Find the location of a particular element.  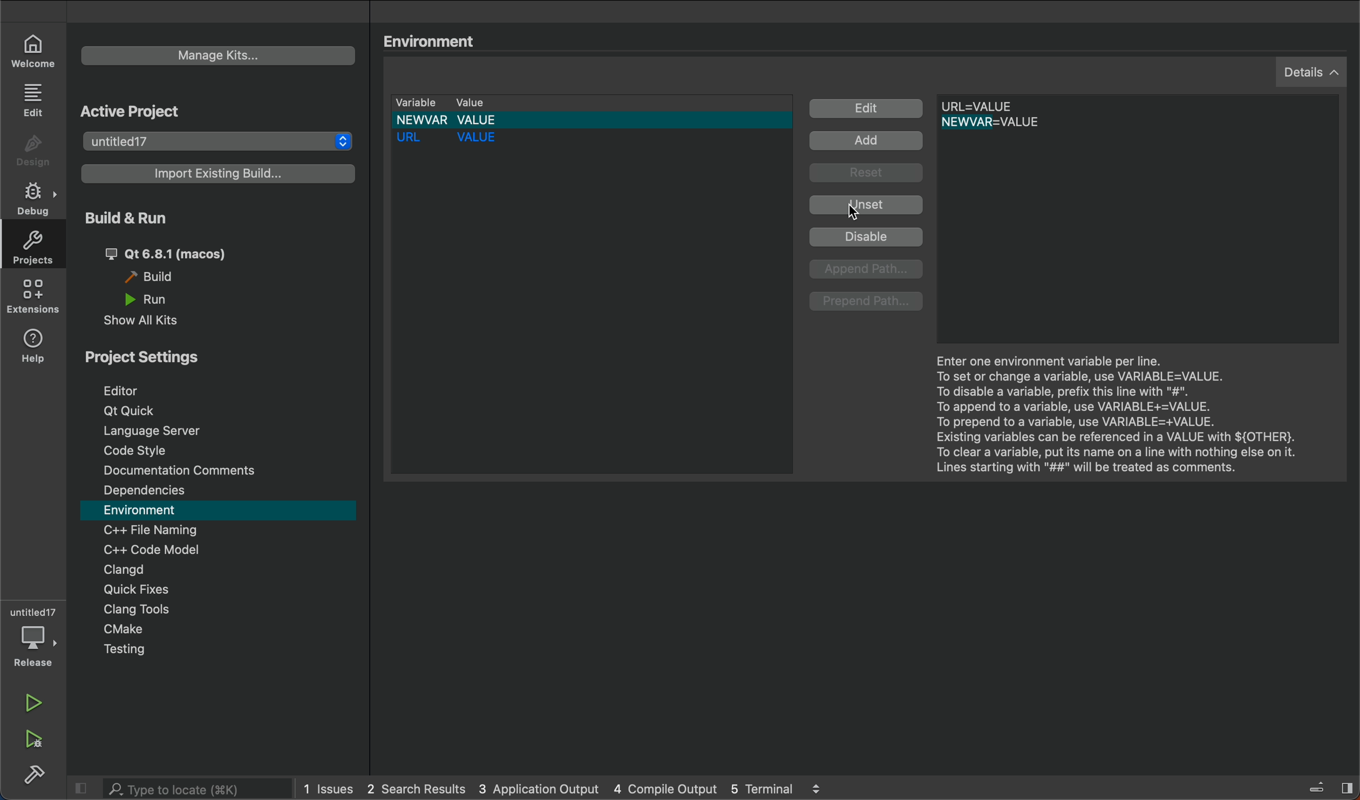

build is located at coordinates (38, 776).